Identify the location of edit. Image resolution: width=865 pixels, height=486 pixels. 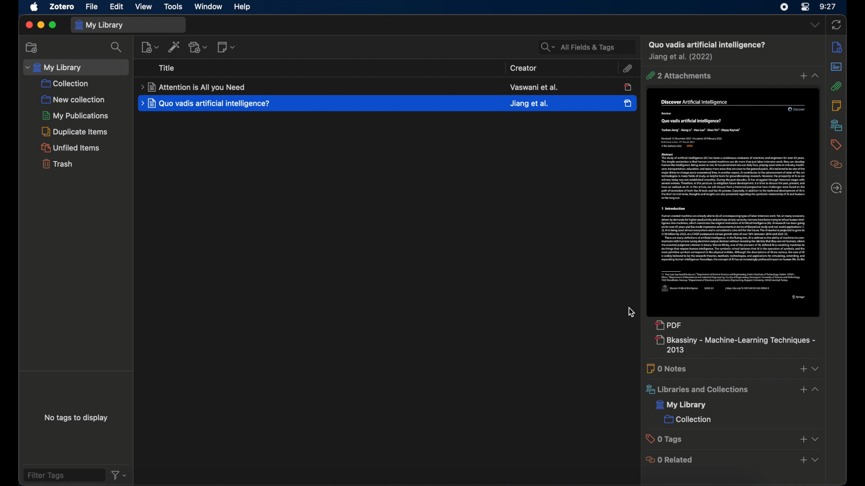
(116, 6).